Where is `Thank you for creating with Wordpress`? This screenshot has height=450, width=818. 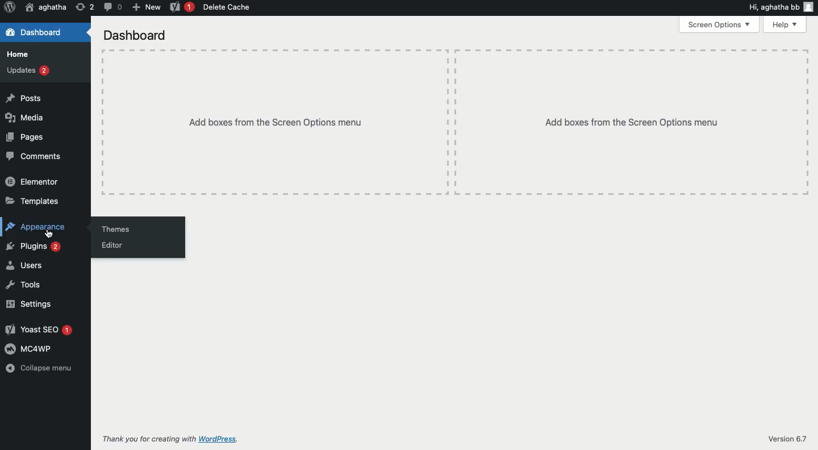 Thank you for creating with Wordpress is located at coordinates (169, 439).